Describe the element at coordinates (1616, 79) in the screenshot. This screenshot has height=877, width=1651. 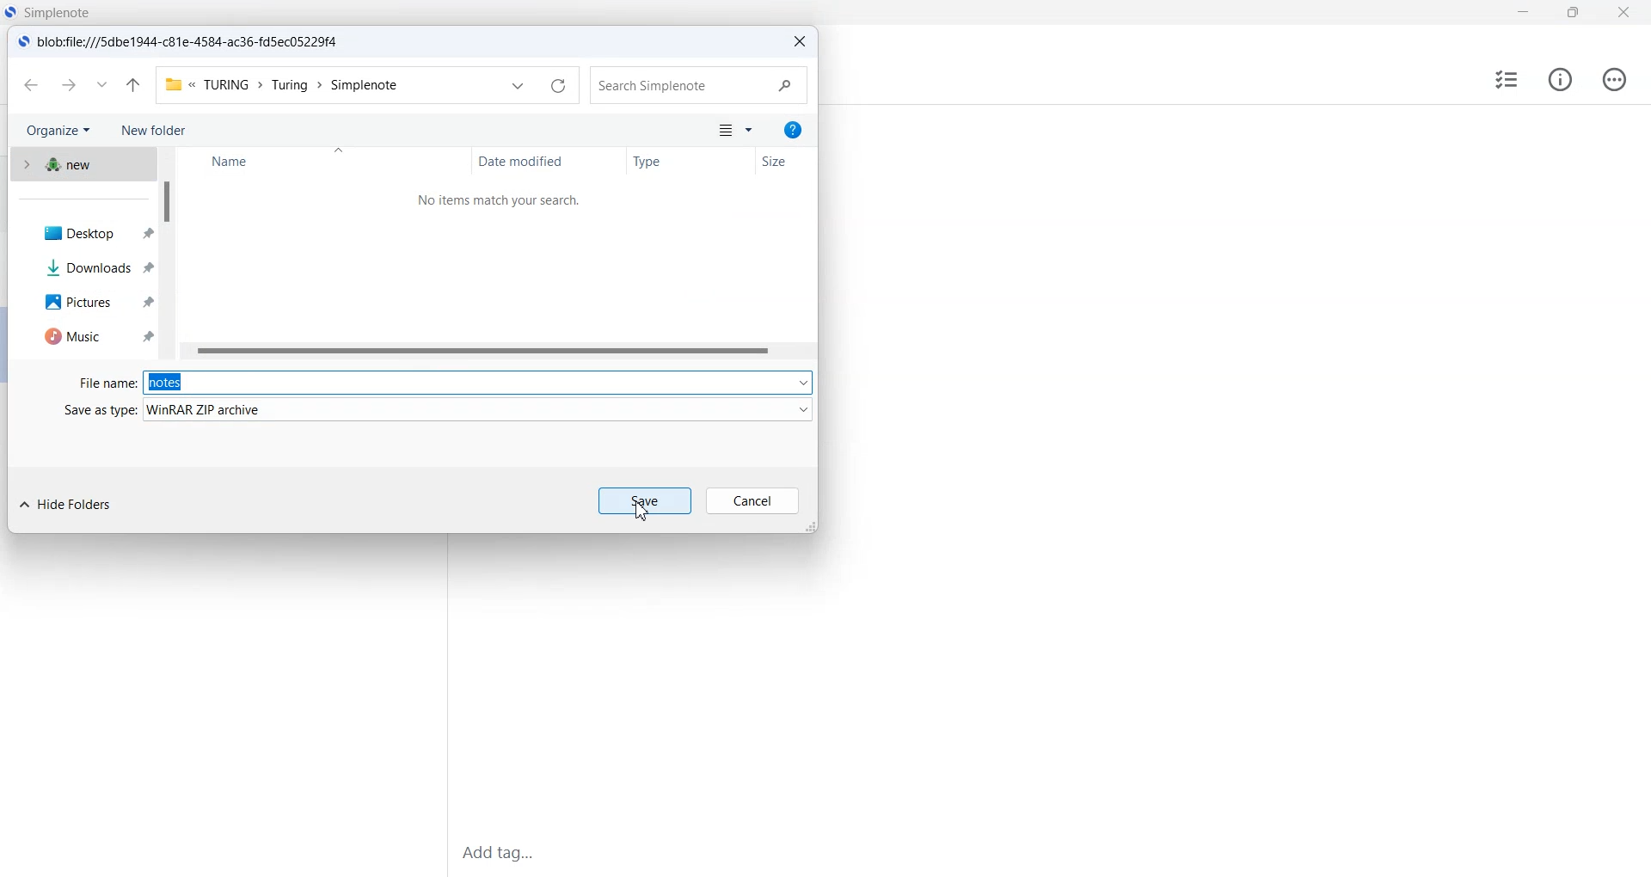
I see `Action` at that location.